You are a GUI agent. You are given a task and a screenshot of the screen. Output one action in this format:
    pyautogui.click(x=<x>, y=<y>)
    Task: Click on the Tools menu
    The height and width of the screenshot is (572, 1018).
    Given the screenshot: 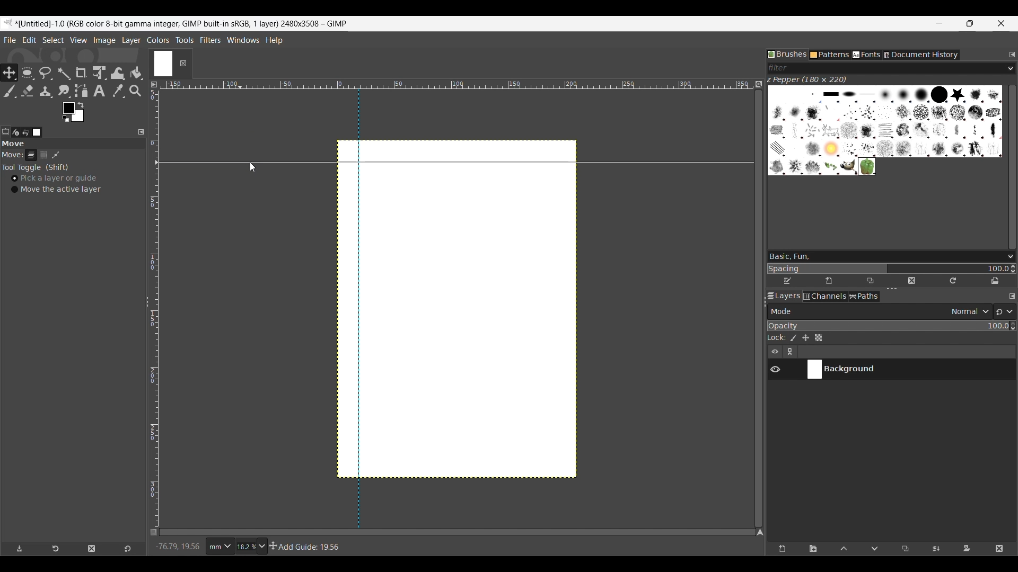 What is the action you would take?
    pyautogui.click(x=185, y=40)
    